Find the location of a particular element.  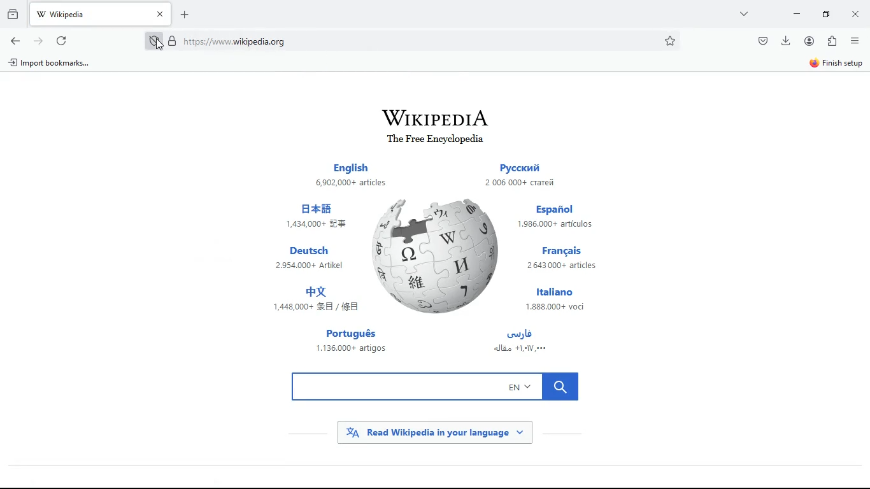

wikipedia is located at coordinates (435, 114).